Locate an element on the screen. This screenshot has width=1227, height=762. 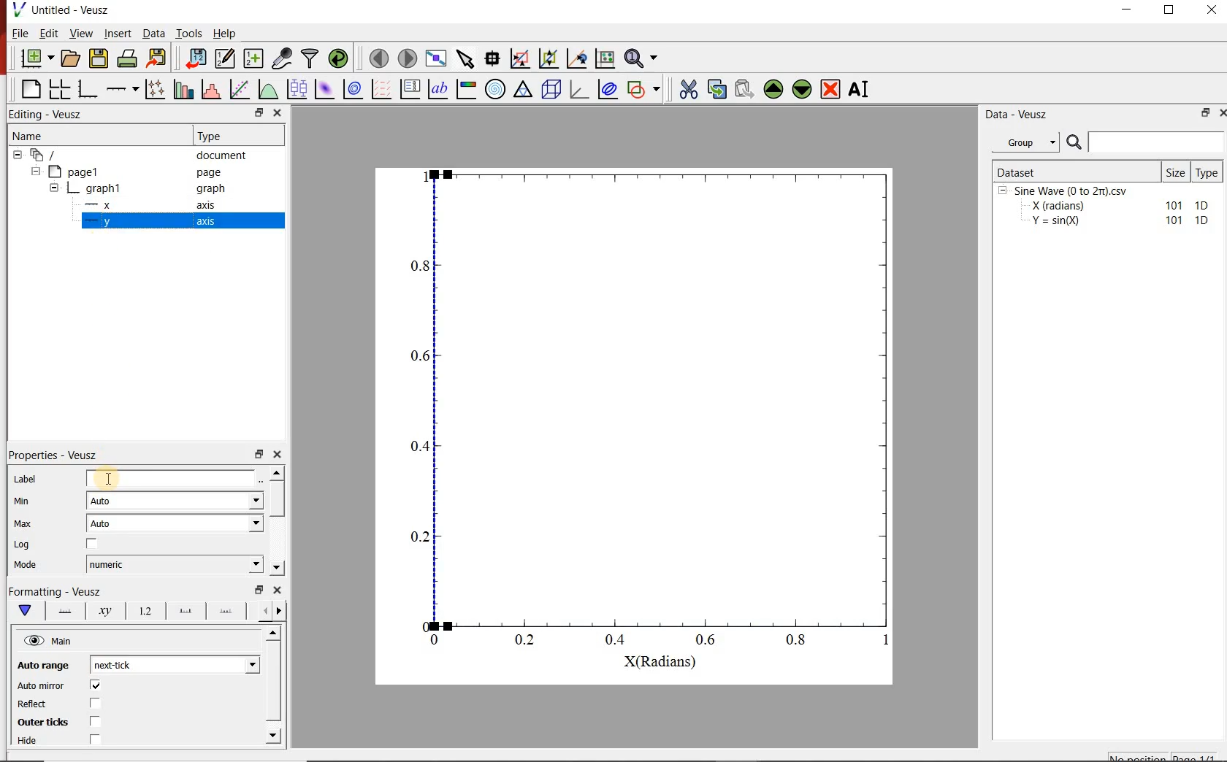
options is located at coordinates (226, 613).